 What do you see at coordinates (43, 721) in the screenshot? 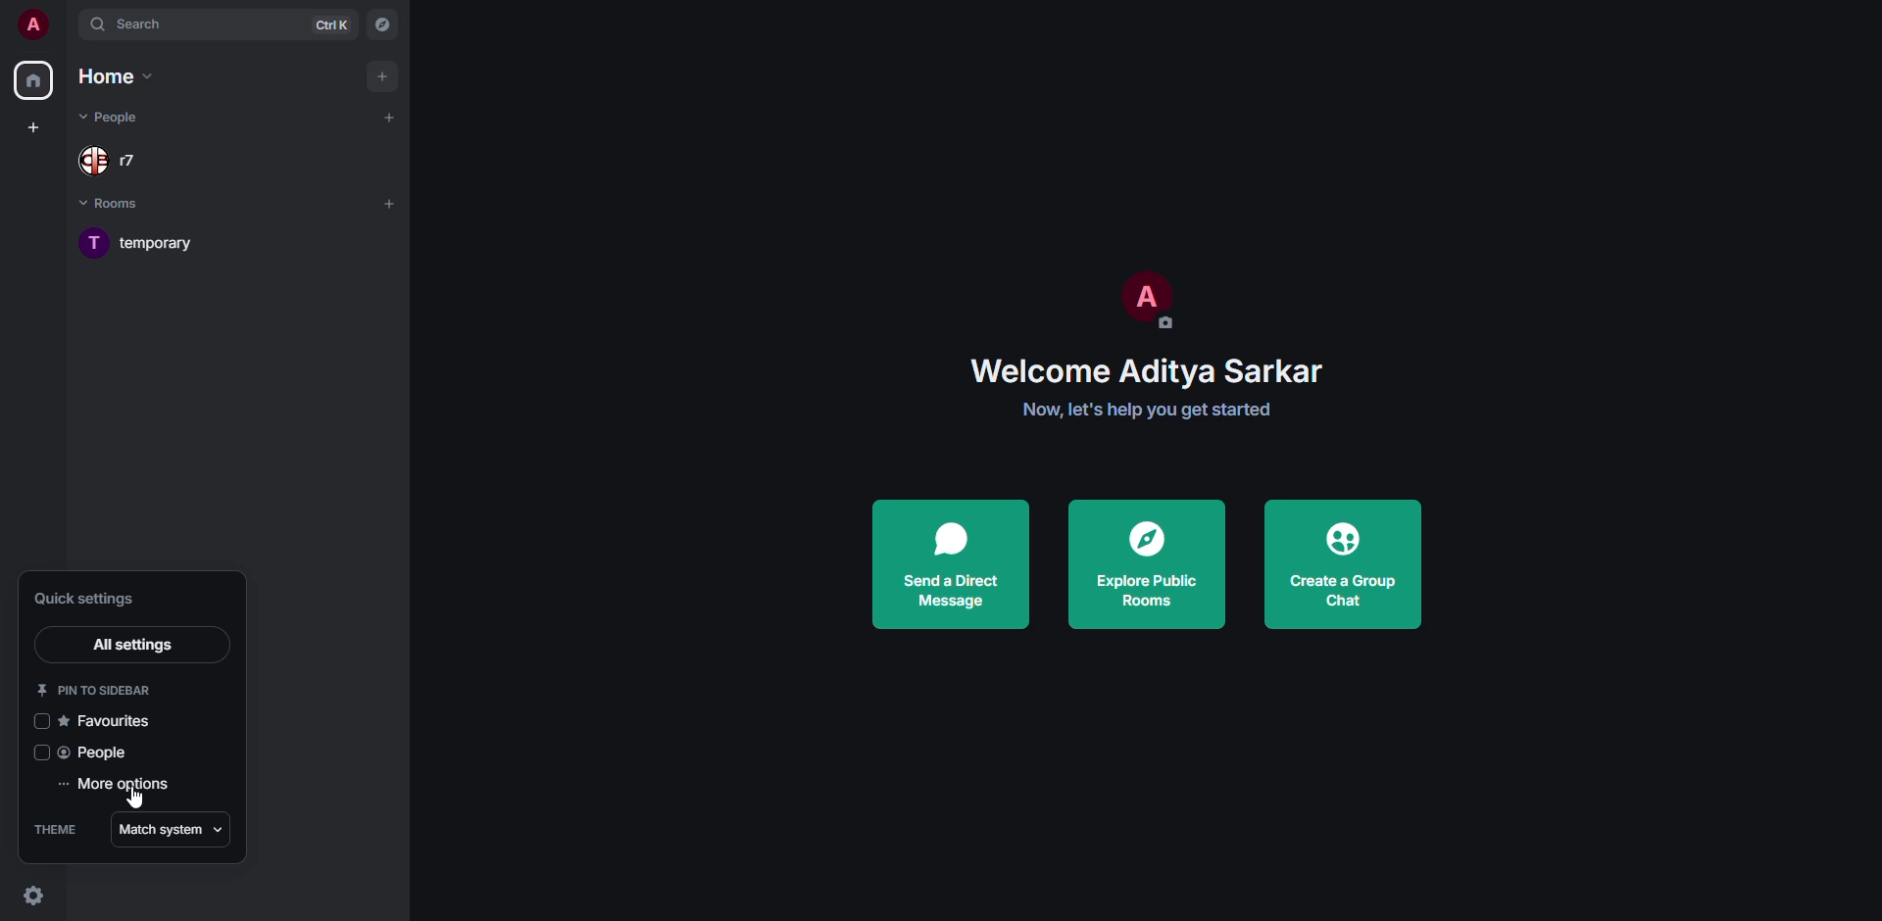
I see `click to enable` at bounding box center [43, 721].